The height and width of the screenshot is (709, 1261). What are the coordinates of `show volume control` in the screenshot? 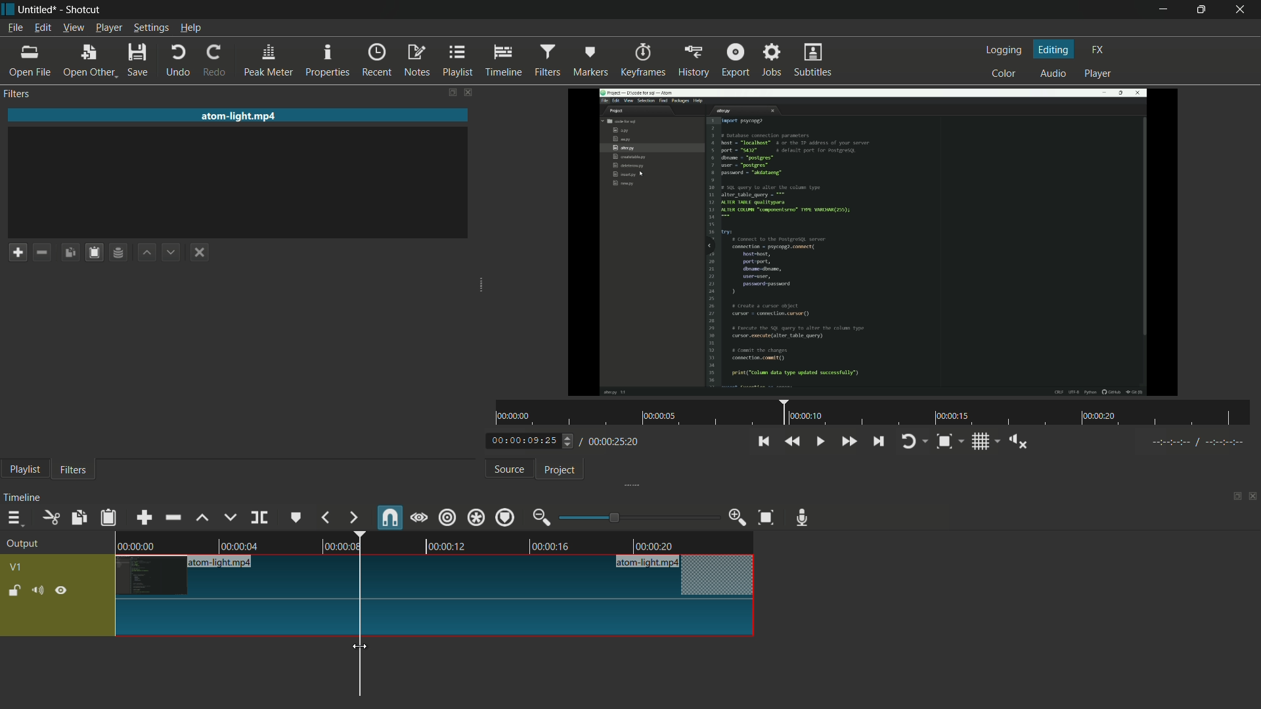 It's located at (1017, 440).